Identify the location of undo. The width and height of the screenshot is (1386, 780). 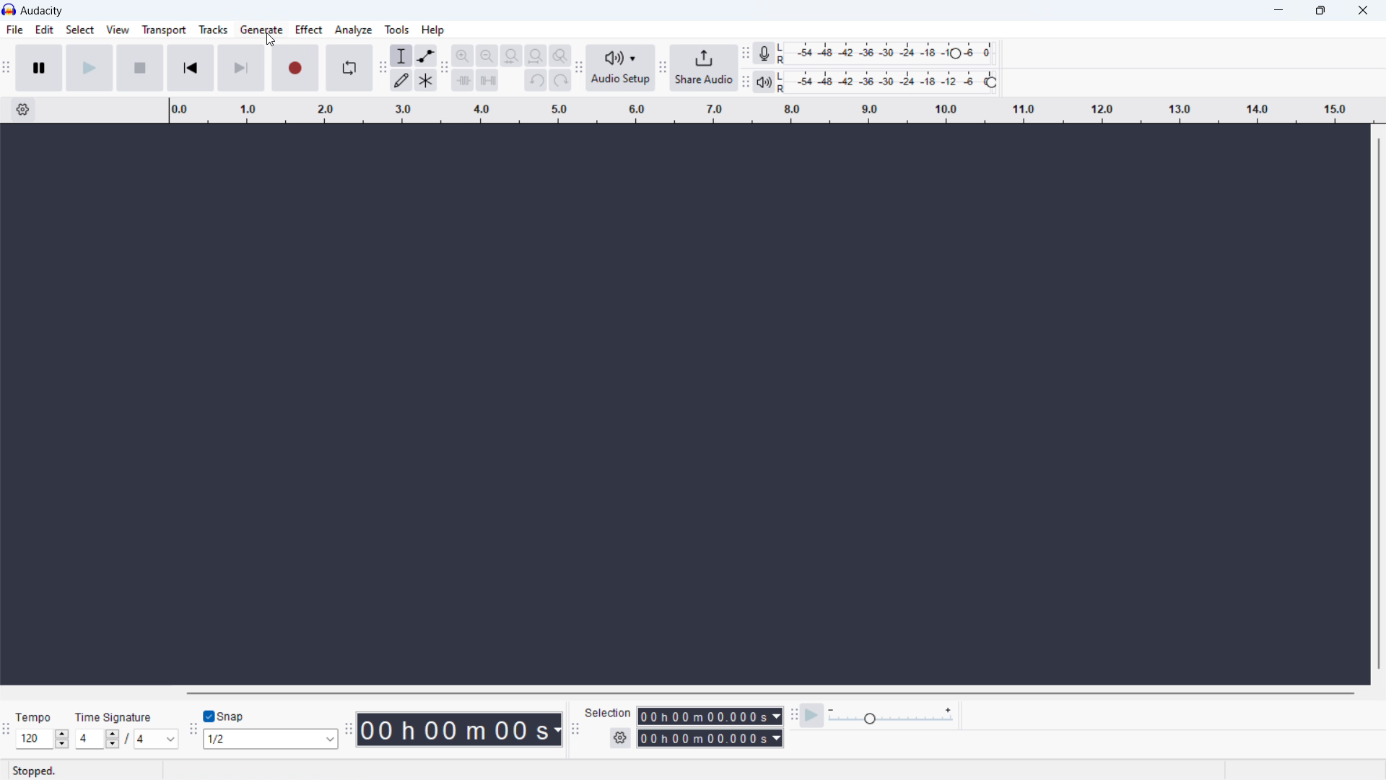
(536, 80).